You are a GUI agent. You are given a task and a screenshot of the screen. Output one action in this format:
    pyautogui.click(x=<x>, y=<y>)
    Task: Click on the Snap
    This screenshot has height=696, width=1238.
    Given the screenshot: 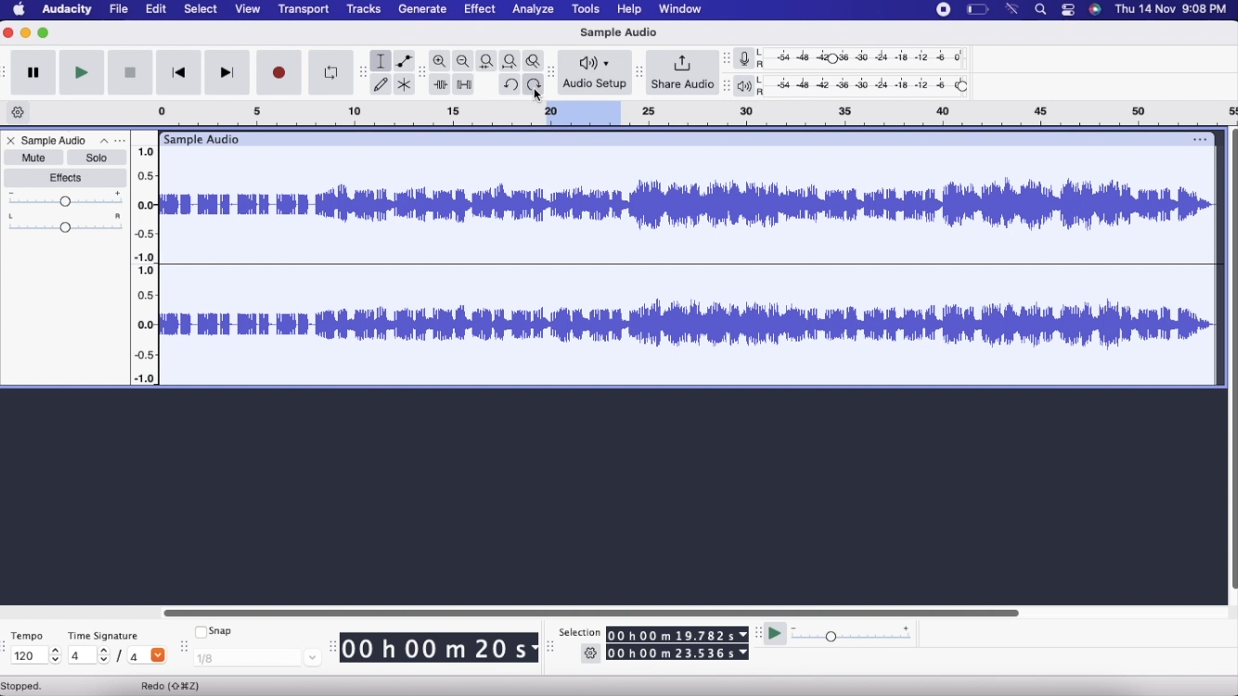 What is the action you would take?
    pyautogui.click(x=216, y=631)
    